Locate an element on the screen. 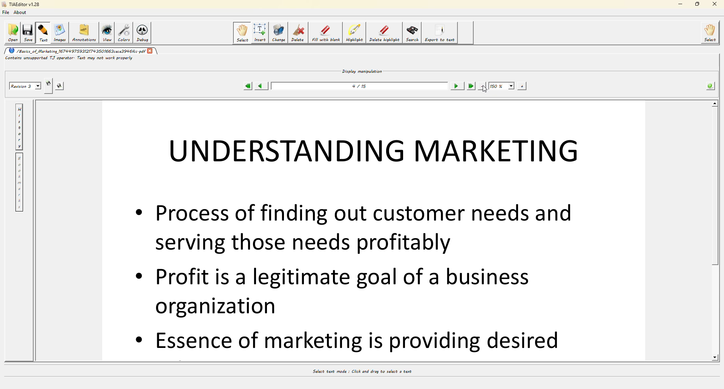 The width and height of the screenshot is (724, 389). page number is located at coordinates (356, 87).